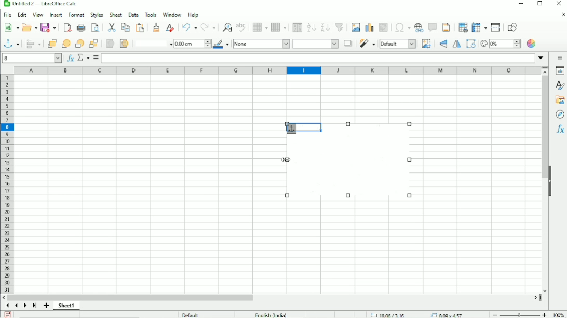  I want to click on Cursor , so click(287, 160).